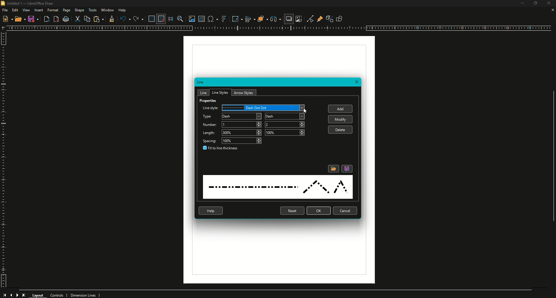  I want to click on Edit, so click(15, 10).